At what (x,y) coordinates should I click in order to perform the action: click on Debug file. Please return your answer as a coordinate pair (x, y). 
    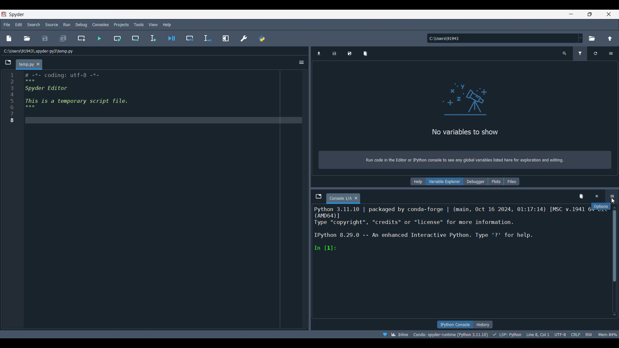
    Looking at the image, I should click on (172, 38).